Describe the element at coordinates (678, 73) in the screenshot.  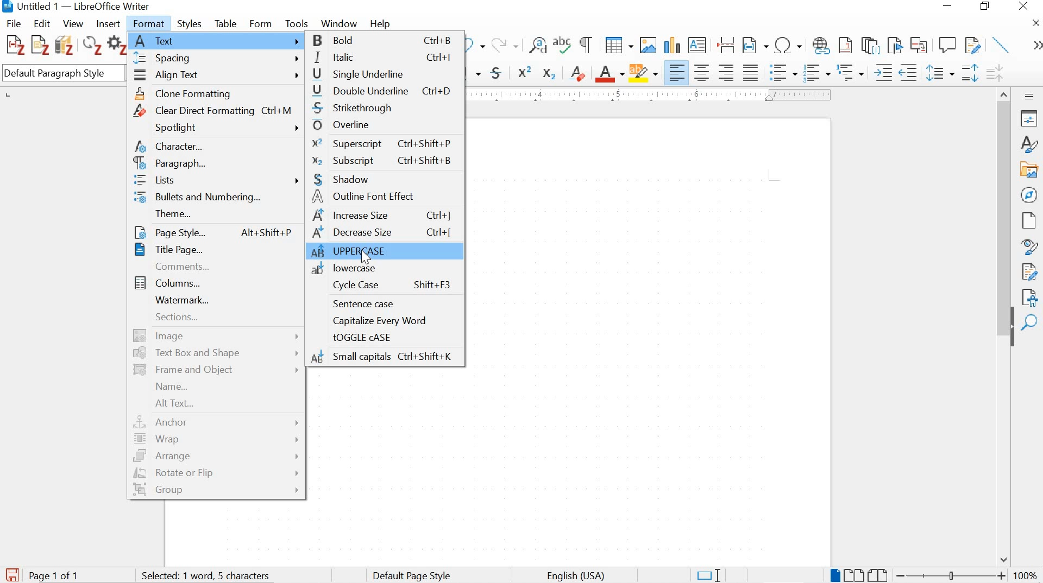
I see `align left` at that location.